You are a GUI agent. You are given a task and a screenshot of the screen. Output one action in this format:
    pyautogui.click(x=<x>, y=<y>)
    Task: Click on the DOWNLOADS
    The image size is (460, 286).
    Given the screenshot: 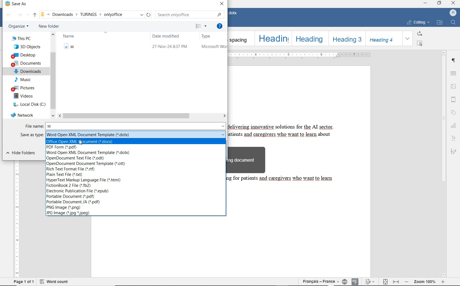 What is the action you would take?
    pyautogui.click(x=27, y=71)
    